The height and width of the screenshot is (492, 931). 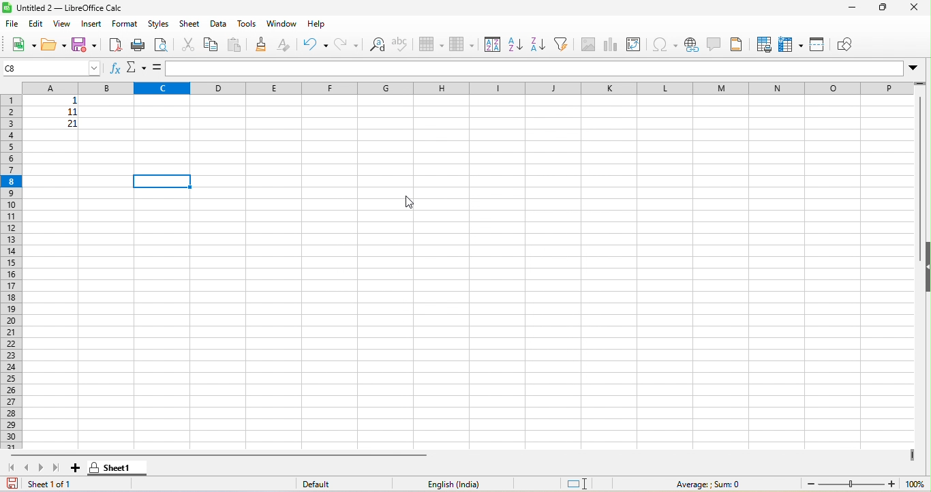 I want to click on zoom, so click(x=866, y=485).